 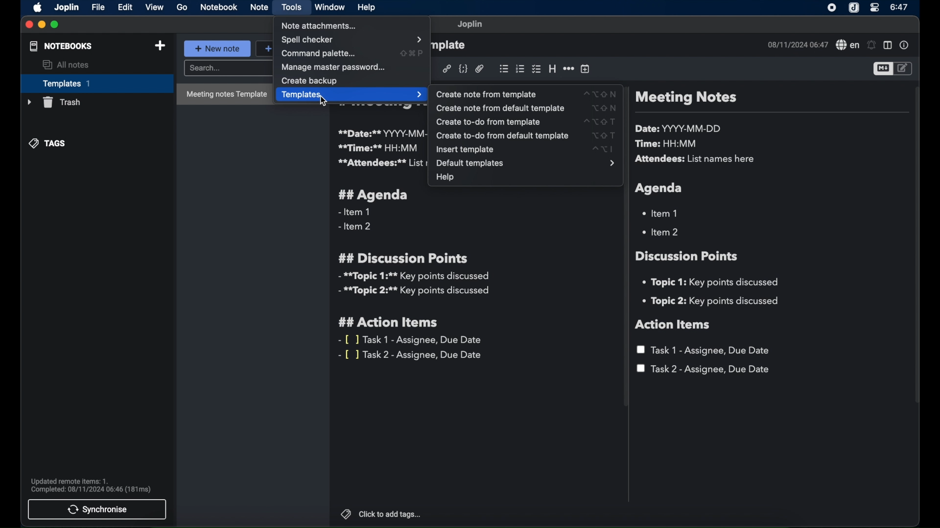 What do you see at coordinates (365, 6) in the screenshot?
I see `help` at bounding box center [365, 6].